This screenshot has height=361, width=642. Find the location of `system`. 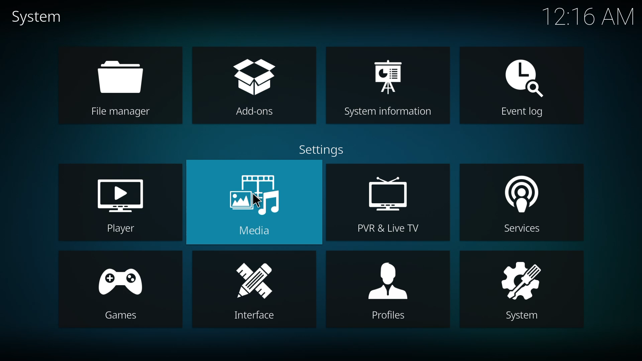

system is located at coordinates (524, 278).